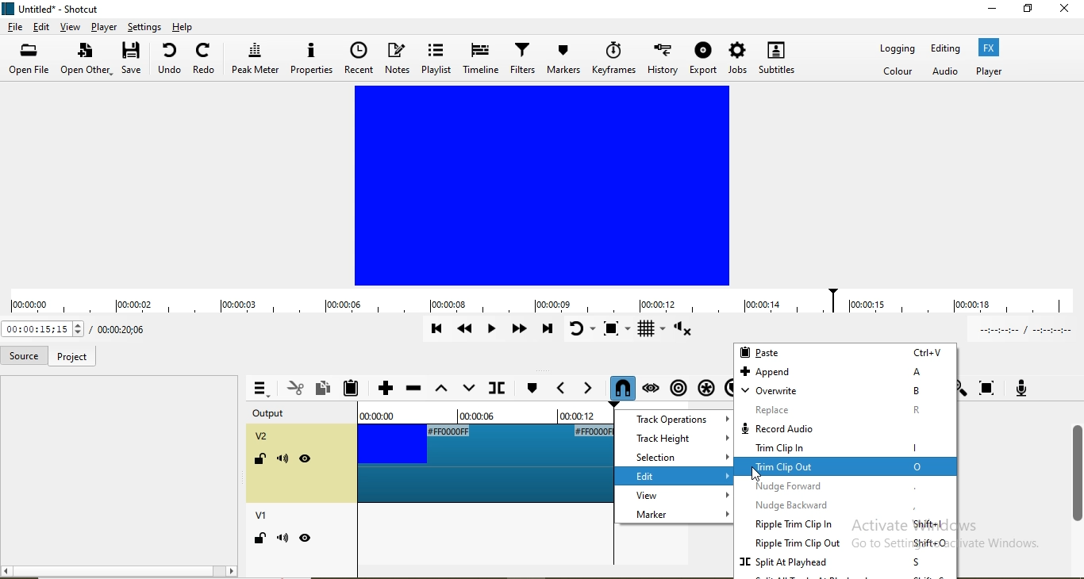 The width and height of the screenshot is (1084, 579). Describe the element at coordinates (988, 388) in the screenshot. I see `Zoom timeline to fit` at that location.